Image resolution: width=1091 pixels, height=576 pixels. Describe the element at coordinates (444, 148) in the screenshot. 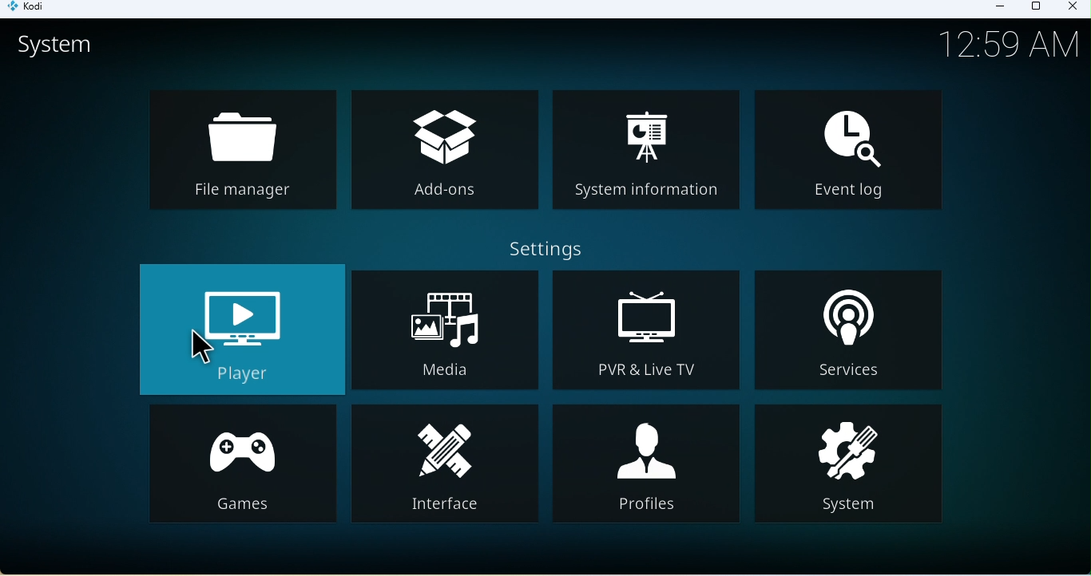

I see `Add ons` at that location.